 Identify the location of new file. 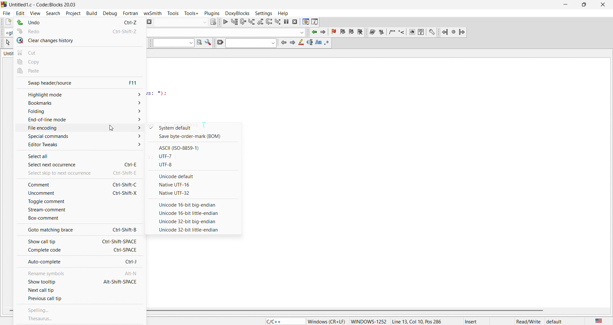
(7, 22).